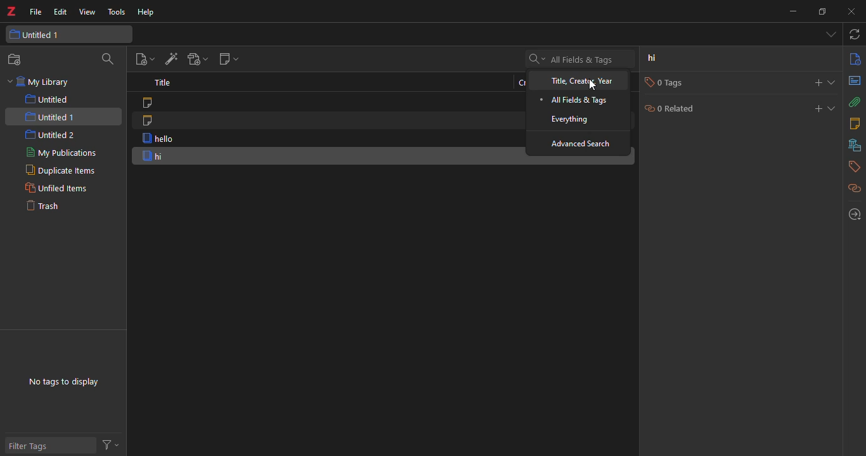 The image size is (866, 456). Describe the element at coordinates (64, 152) in the screenshot. I see `my publications` at that location.